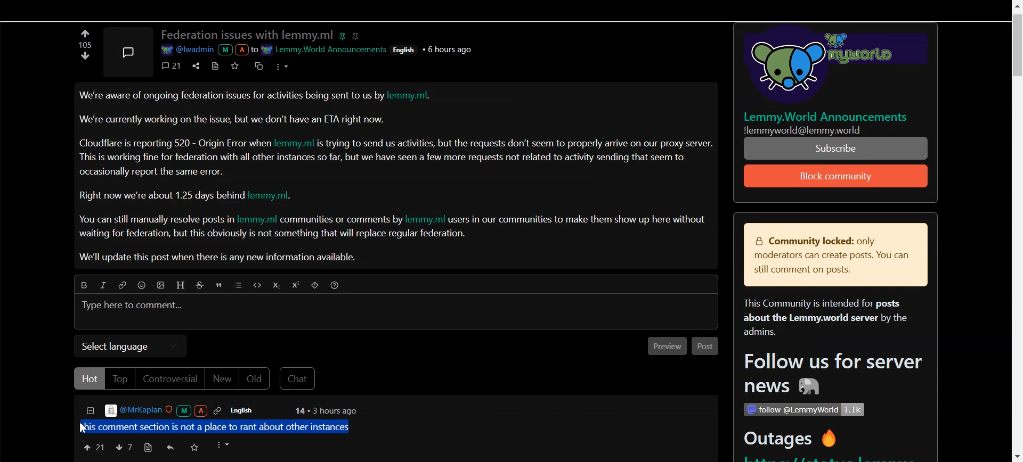 The height and width of the screenshot is (462, 1023). What do you see at coordinates (215, 65) in the screenshot?
I see `view source` at bounding box center [215, 65].